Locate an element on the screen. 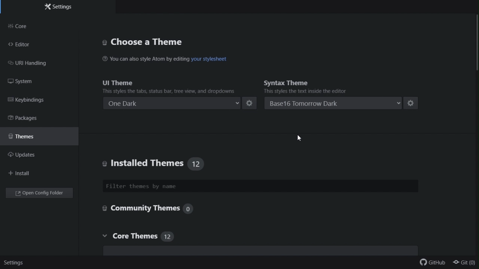 The image size is (479, 269). updates is located at coordinates (27, 156).